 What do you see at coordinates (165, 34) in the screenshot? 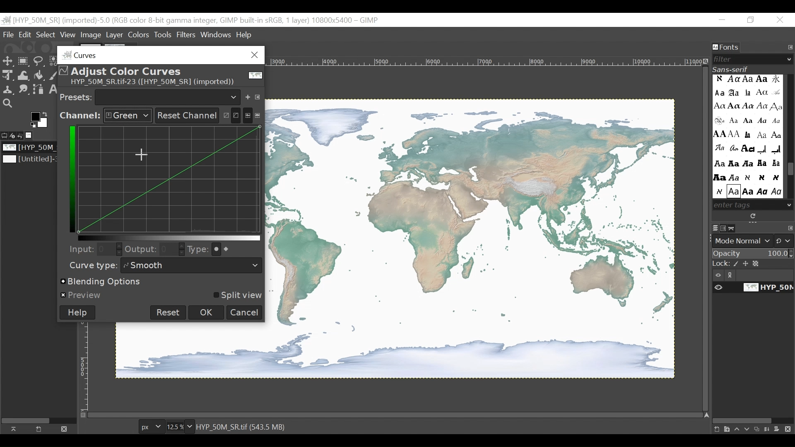
I see `Tools` at bounding box center [165, 34].